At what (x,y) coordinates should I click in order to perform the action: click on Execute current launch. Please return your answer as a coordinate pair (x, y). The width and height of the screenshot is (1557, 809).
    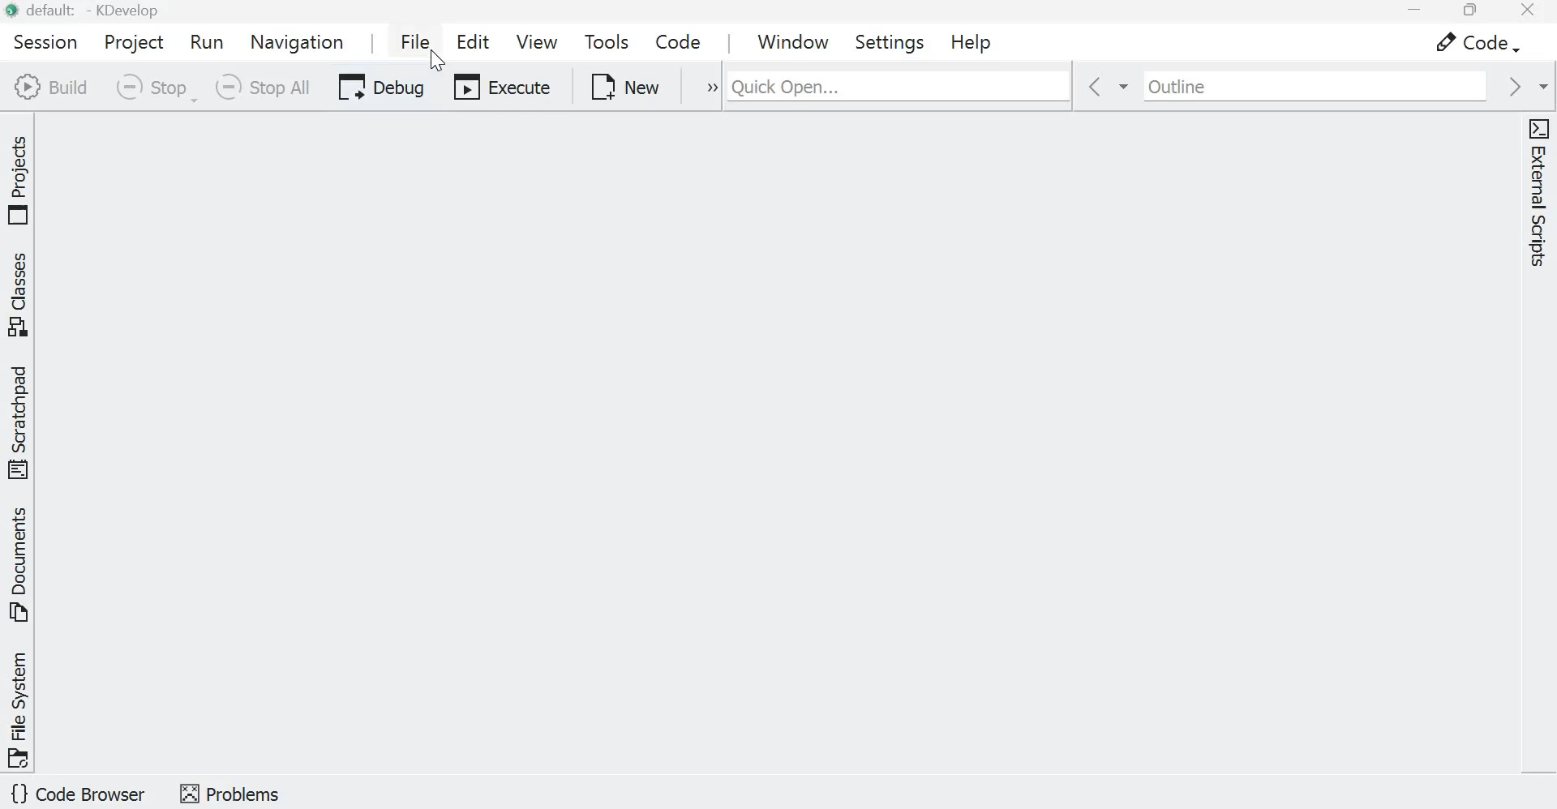
    Looking at the image, I should click on (502, 90).